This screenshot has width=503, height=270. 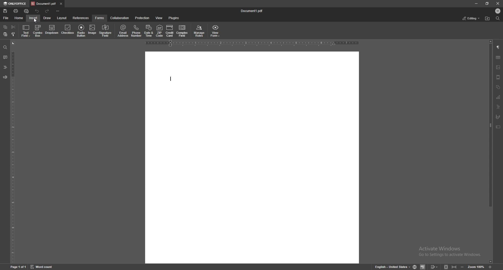 What do you see at coordinates (136, 30) in the screenshot?
I see `phone number` at bounding box center [136, 30].